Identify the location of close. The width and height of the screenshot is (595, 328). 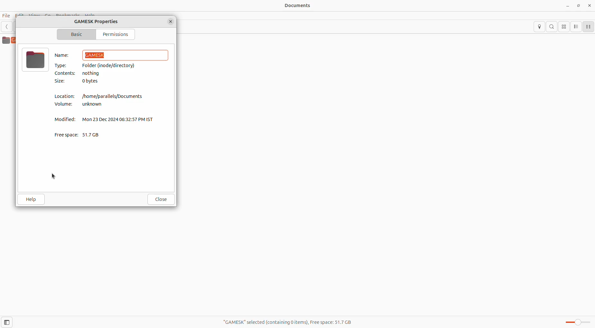
(171, 22).